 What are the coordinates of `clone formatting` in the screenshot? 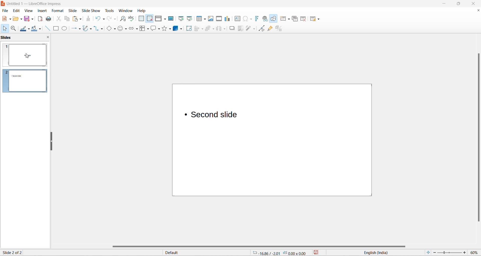 It's located at (89, 19).